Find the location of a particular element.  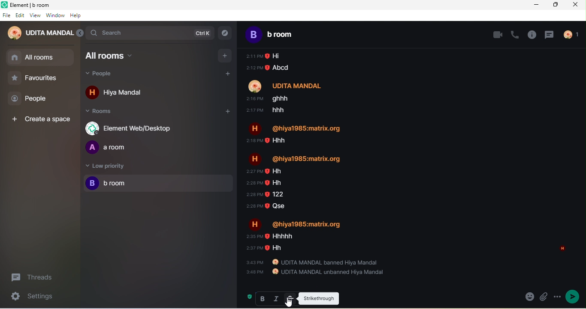

help is located at coordinates (77, 16).